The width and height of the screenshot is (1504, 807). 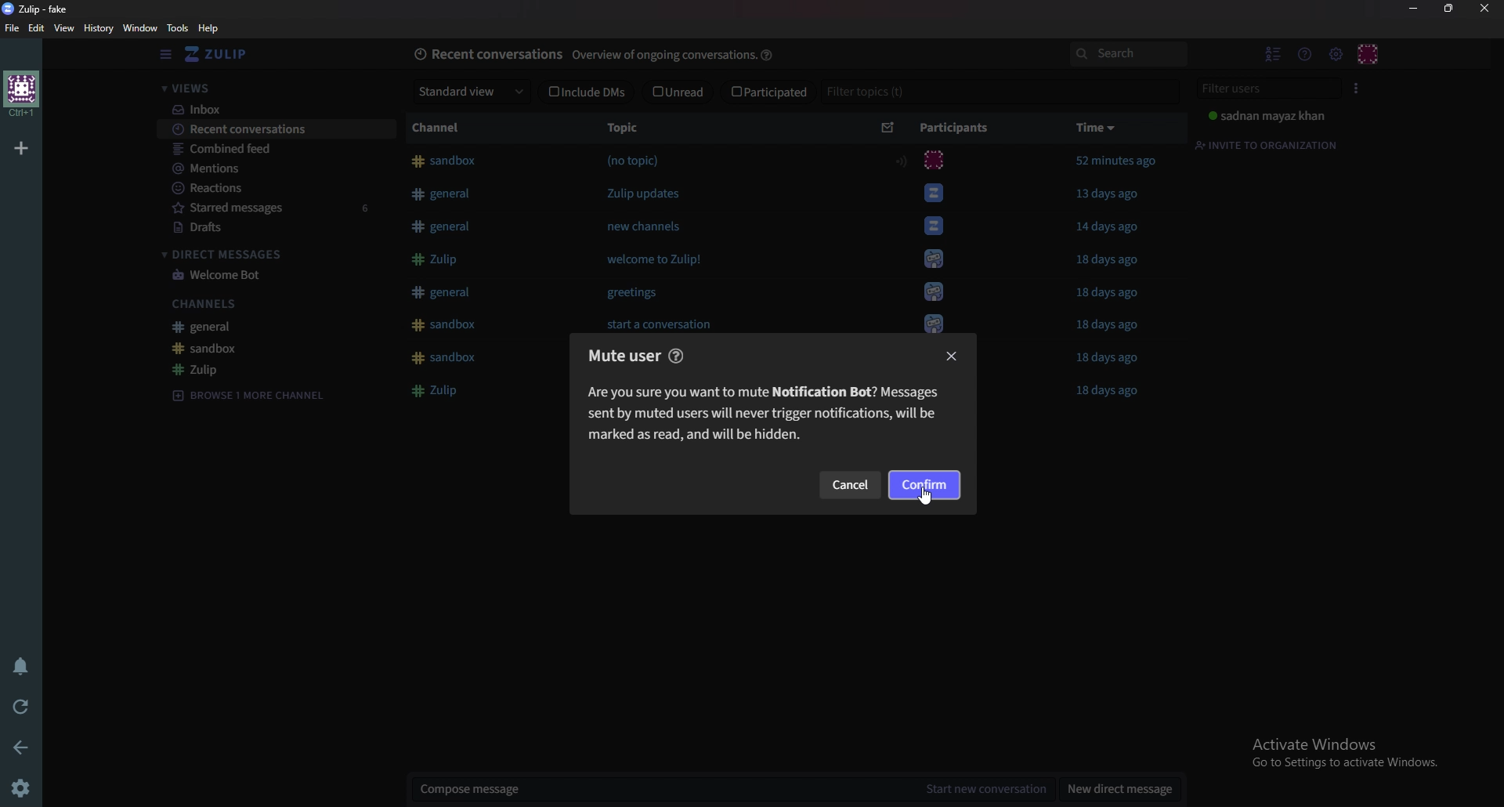 What do you see at coordinates (1271, 55) in the screenshot?
I see `Hide user list` at bounding box center [1271, 55].